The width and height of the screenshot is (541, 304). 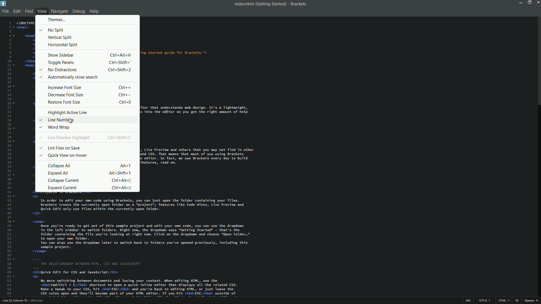 I want to click on Word Wrap, so click(x=56, y=128).